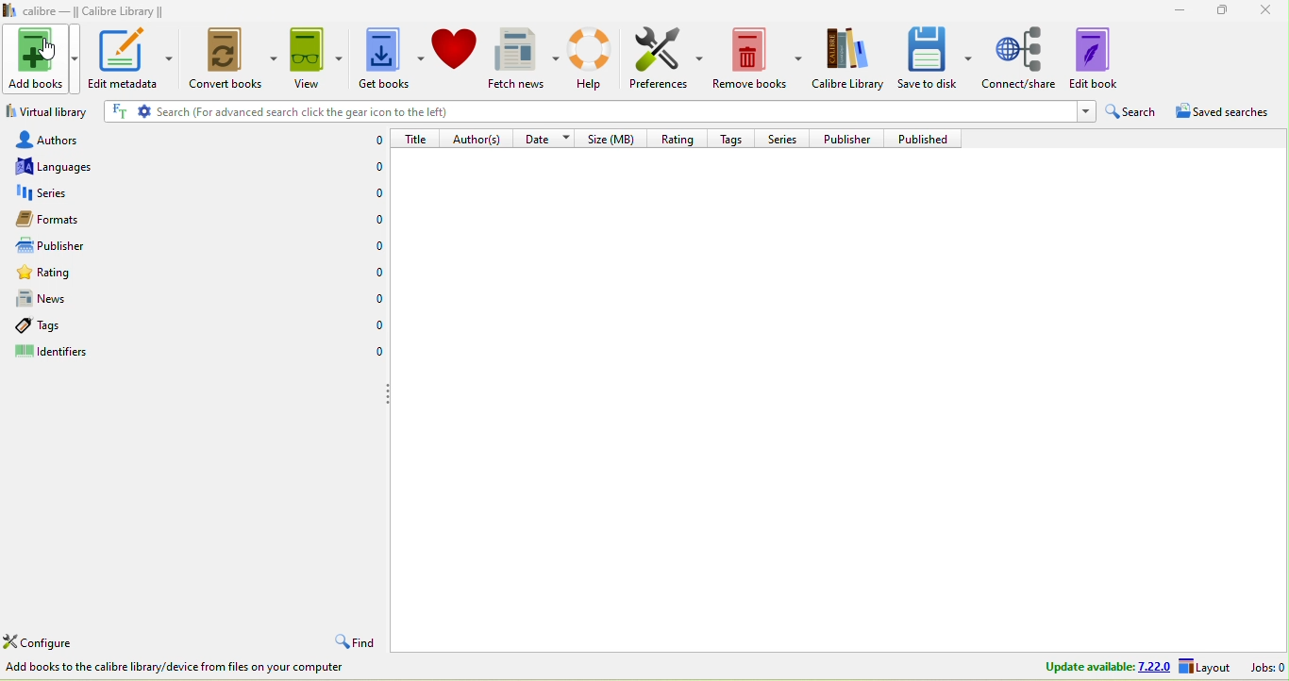  What do you see at coordinates (233, 59) in the screenshot?
I see `convert books` at bounding box center [233, 59].